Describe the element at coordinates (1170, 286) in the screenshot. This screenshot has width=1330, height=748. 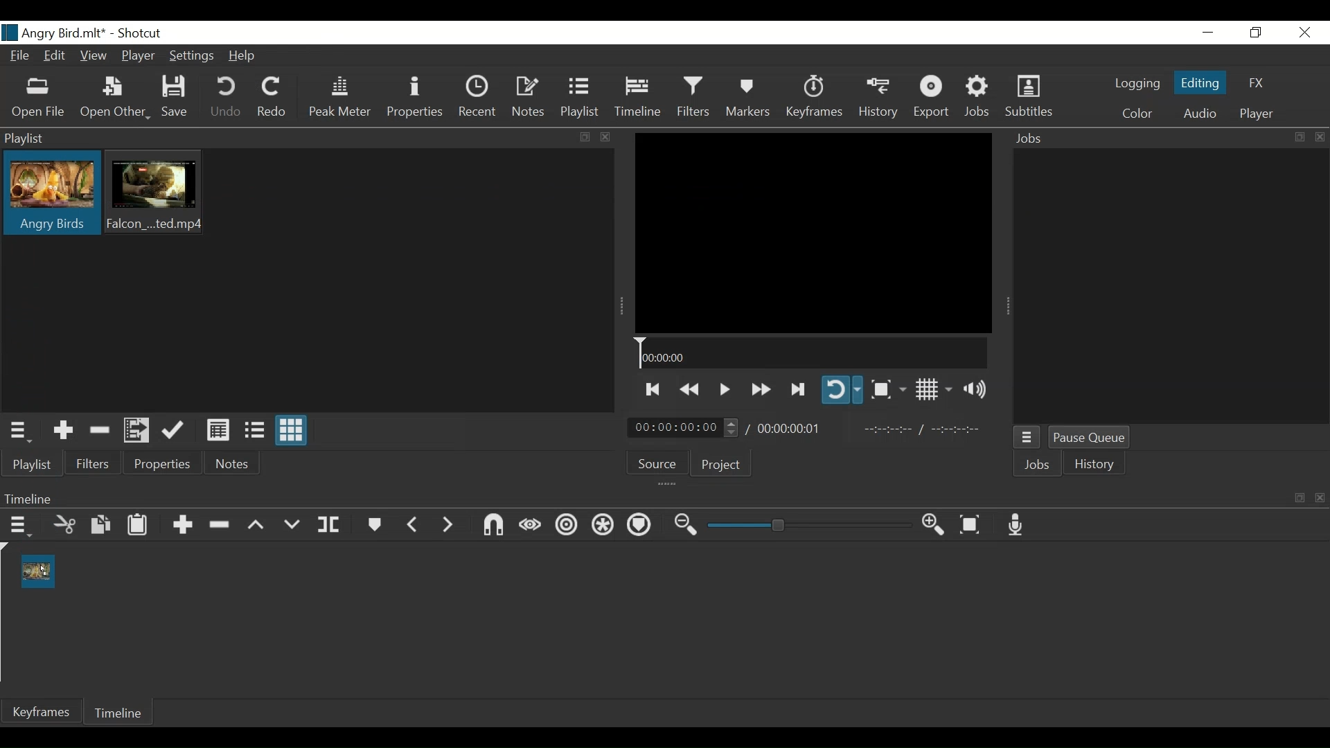
I see `Jobs Panel` at that location.